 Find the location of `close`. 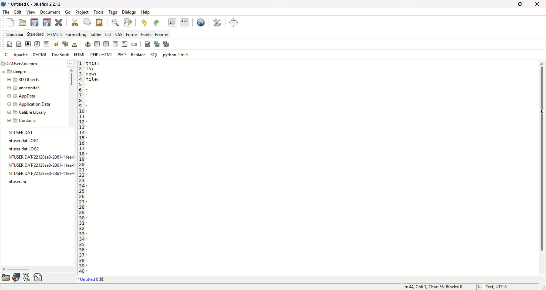

close is located at coordinates (537, 4).